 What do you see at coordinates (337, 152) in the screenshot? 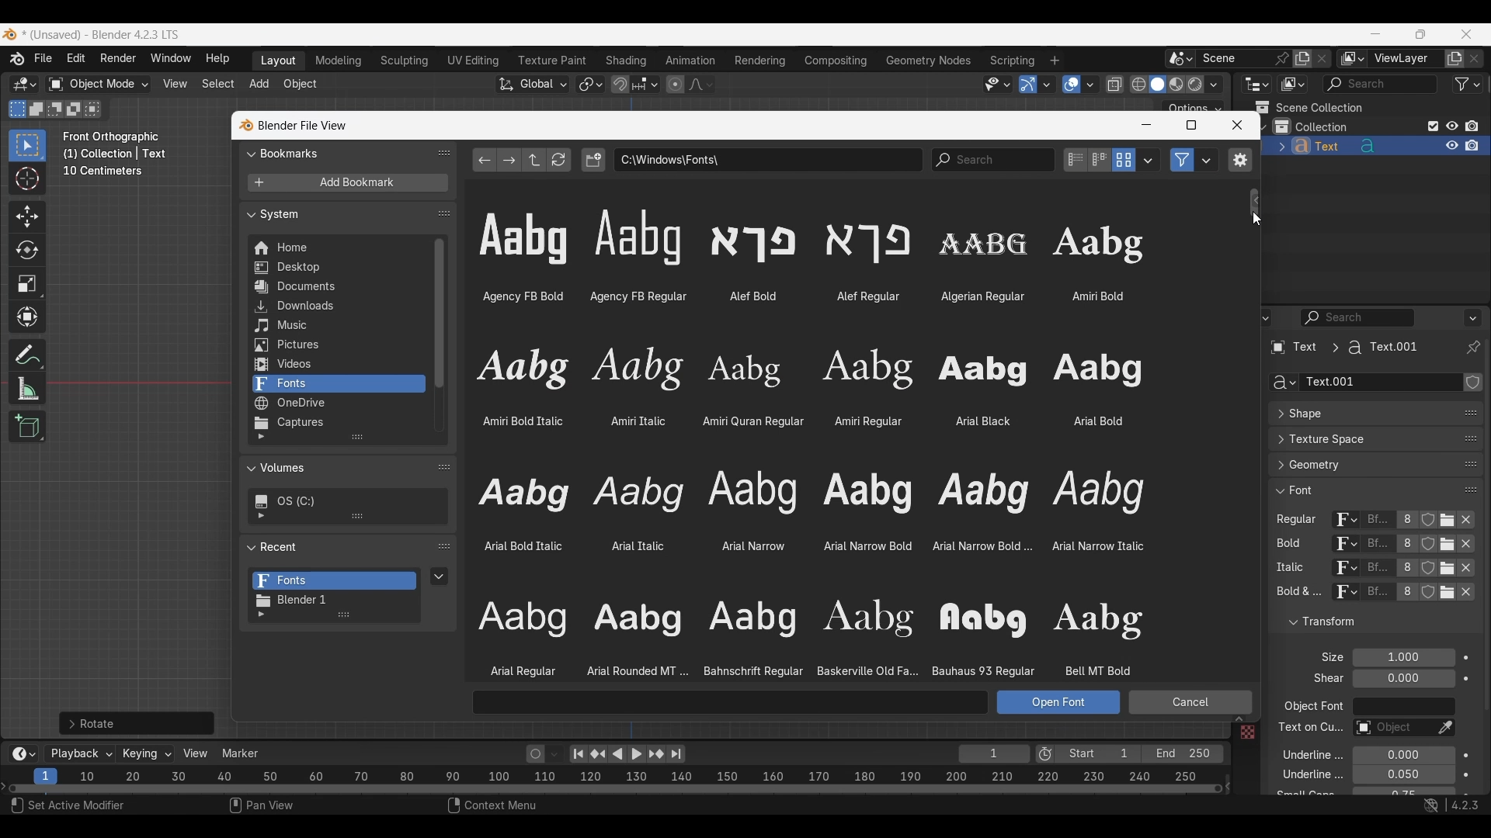
I see `Collapse Bookmarks` at bounding box center [337, 152].